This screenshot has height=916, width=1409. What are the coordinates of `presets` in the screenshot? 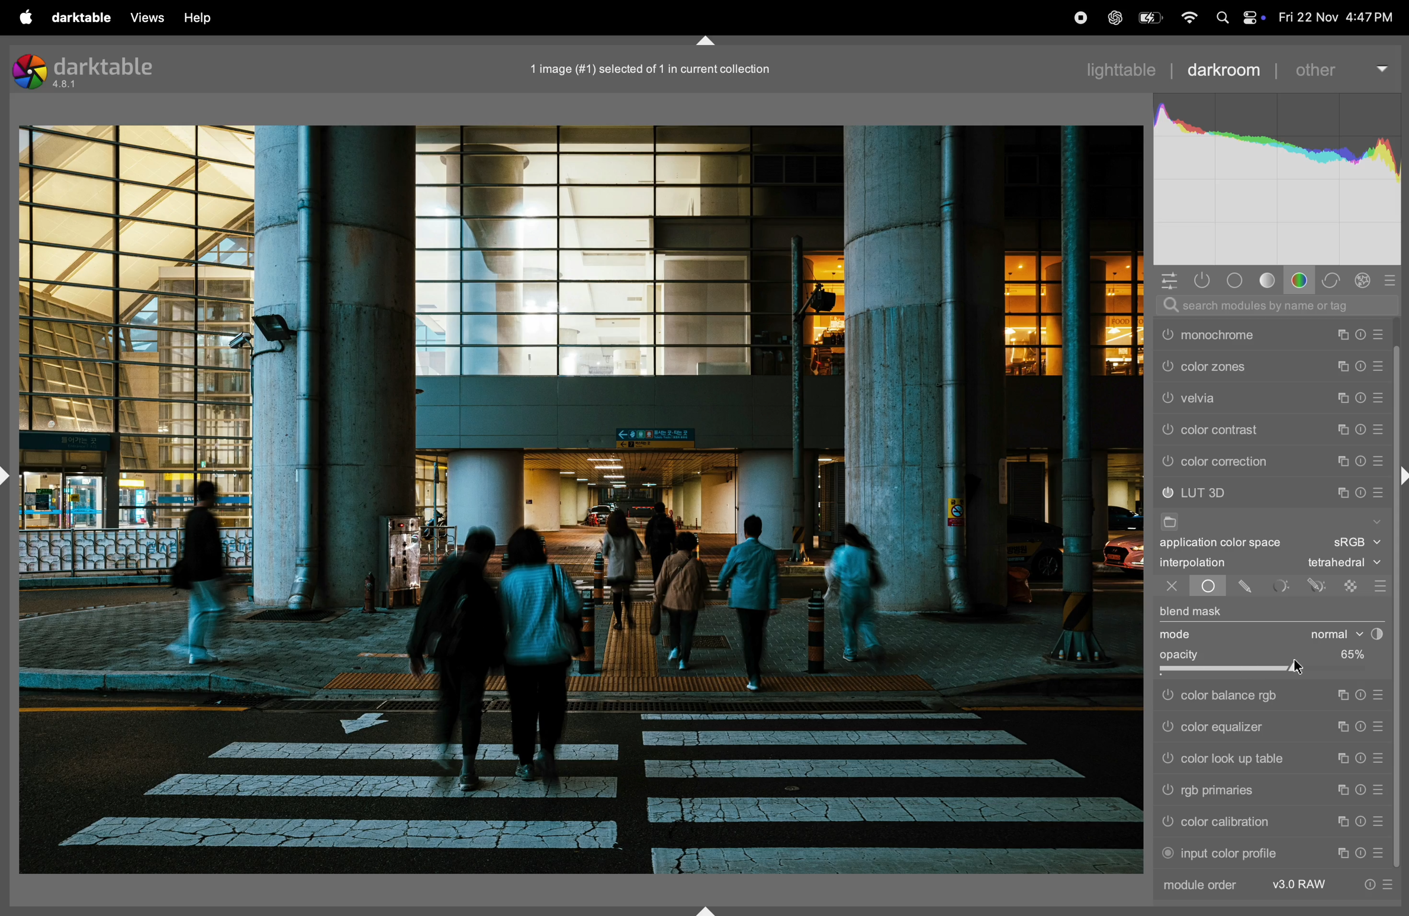 It's located at (1381, 694).